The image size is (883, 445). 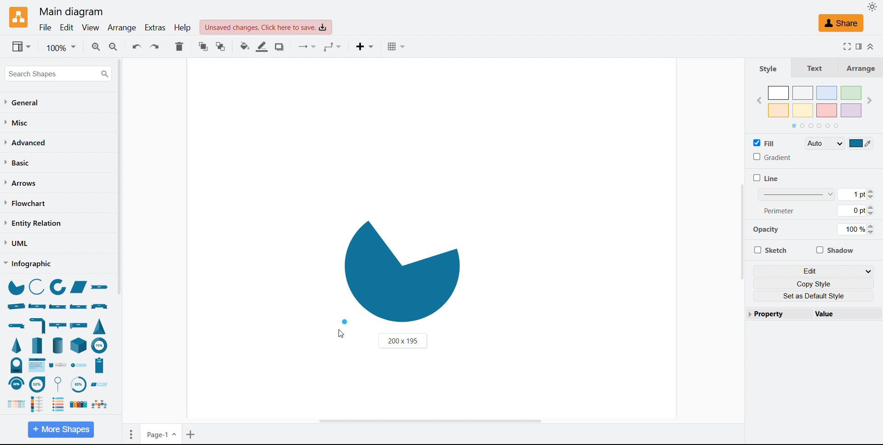 I want to click on bending arch, so click(x=16, y=384).